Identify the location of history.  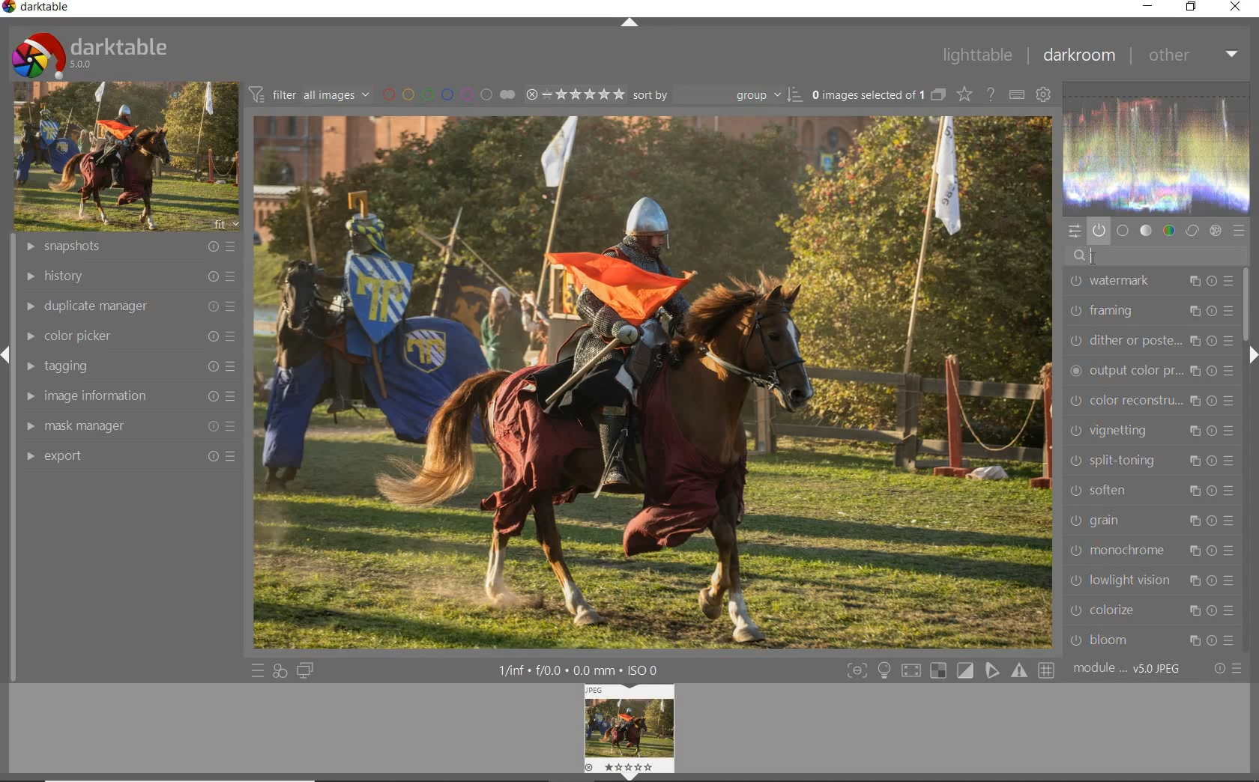
(129, 276).